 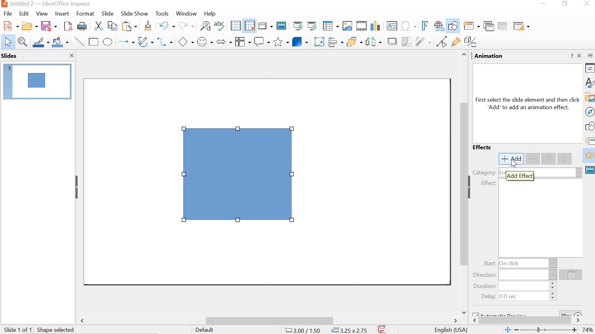 I want to click on slides, so click(x=10, y=56).